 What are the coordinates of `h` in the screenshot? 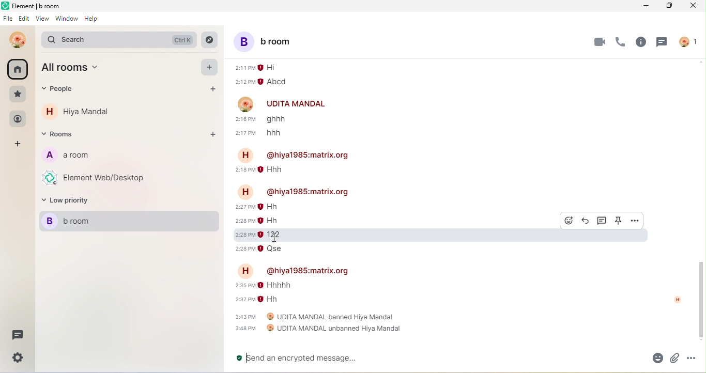 It's located at (674, 299).